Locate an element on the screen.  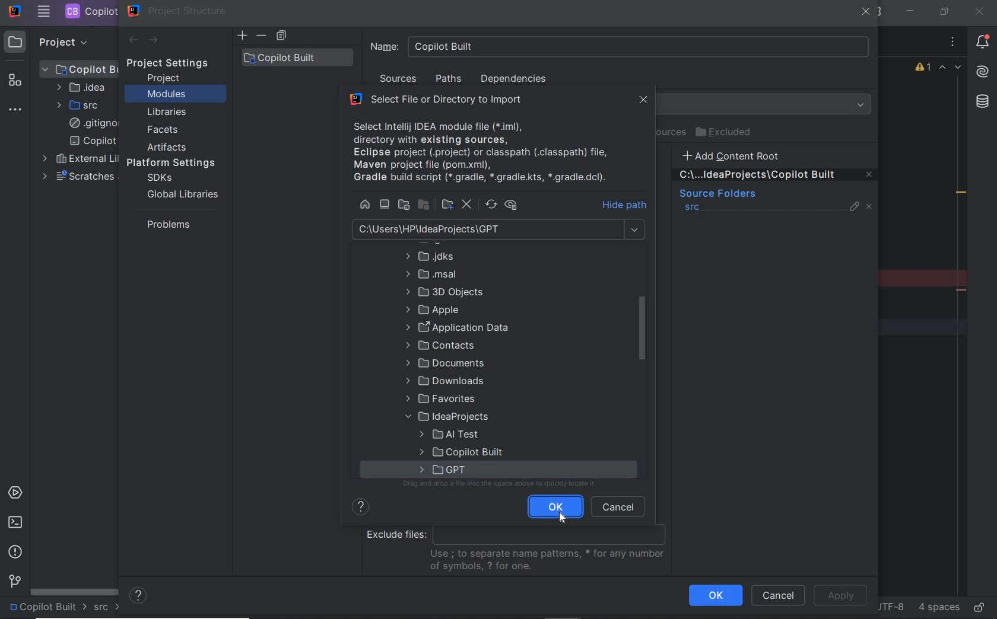
add is located at coordinates (242, 36).